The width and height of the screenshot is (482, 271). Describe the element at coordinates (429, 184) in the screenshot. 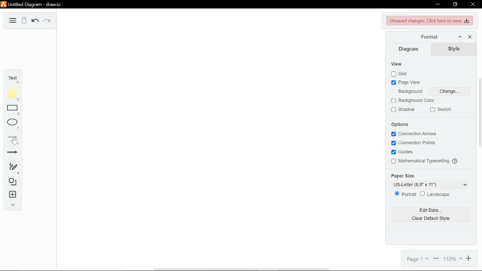

I see `Change Paper size` at that location.